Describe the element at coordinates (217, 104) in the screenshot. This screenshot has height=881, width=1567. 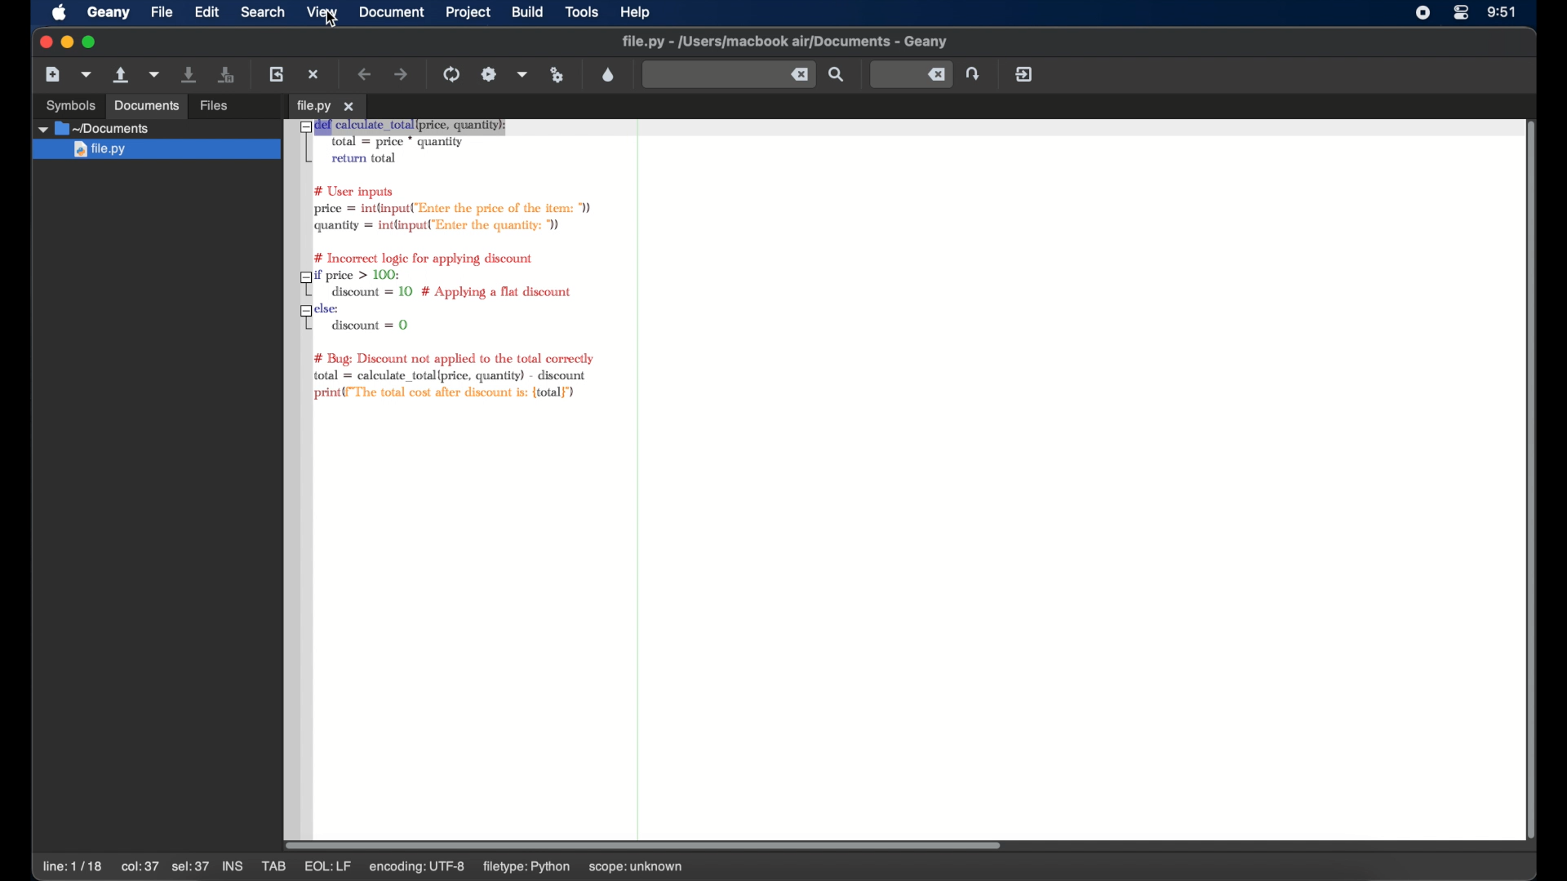
I see `files ` at that location.